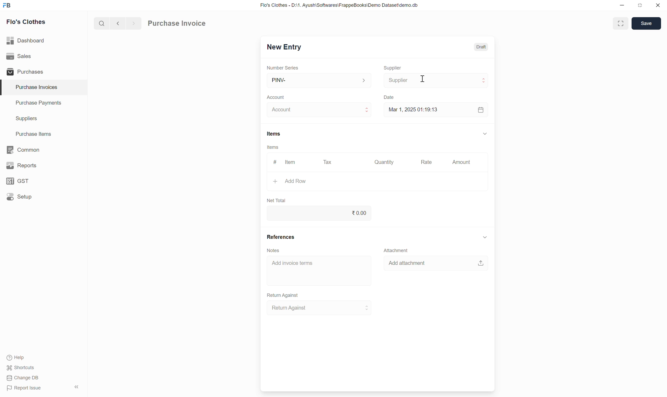  What do you see at coordinates (639, 6) in the screenshot?
I see `restore down` at bounding box center [639, 6].